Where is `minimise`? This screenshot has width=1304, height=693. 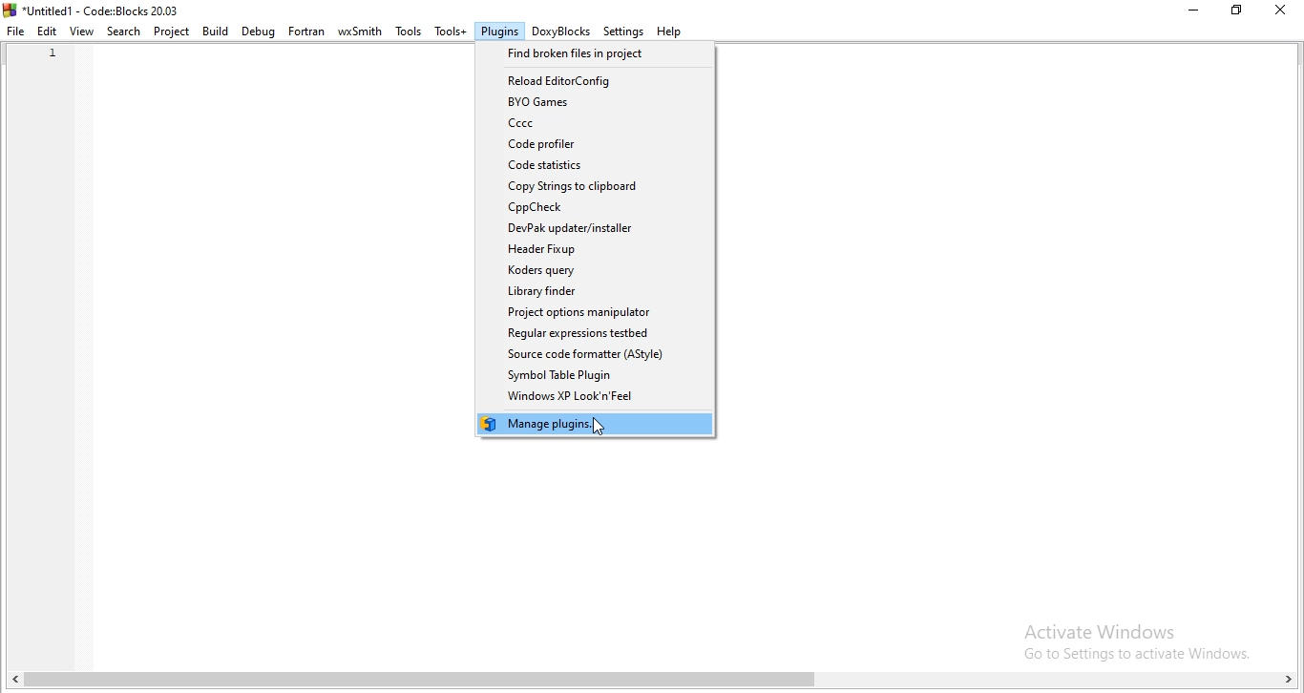 minimise is located at coordinates (1188, 9).